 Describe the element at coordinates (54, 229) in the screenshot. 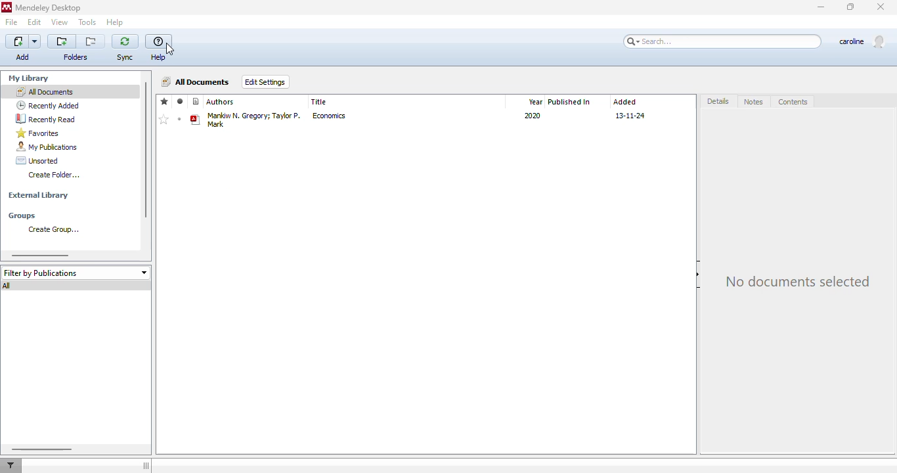

I see `create group...` at that location.